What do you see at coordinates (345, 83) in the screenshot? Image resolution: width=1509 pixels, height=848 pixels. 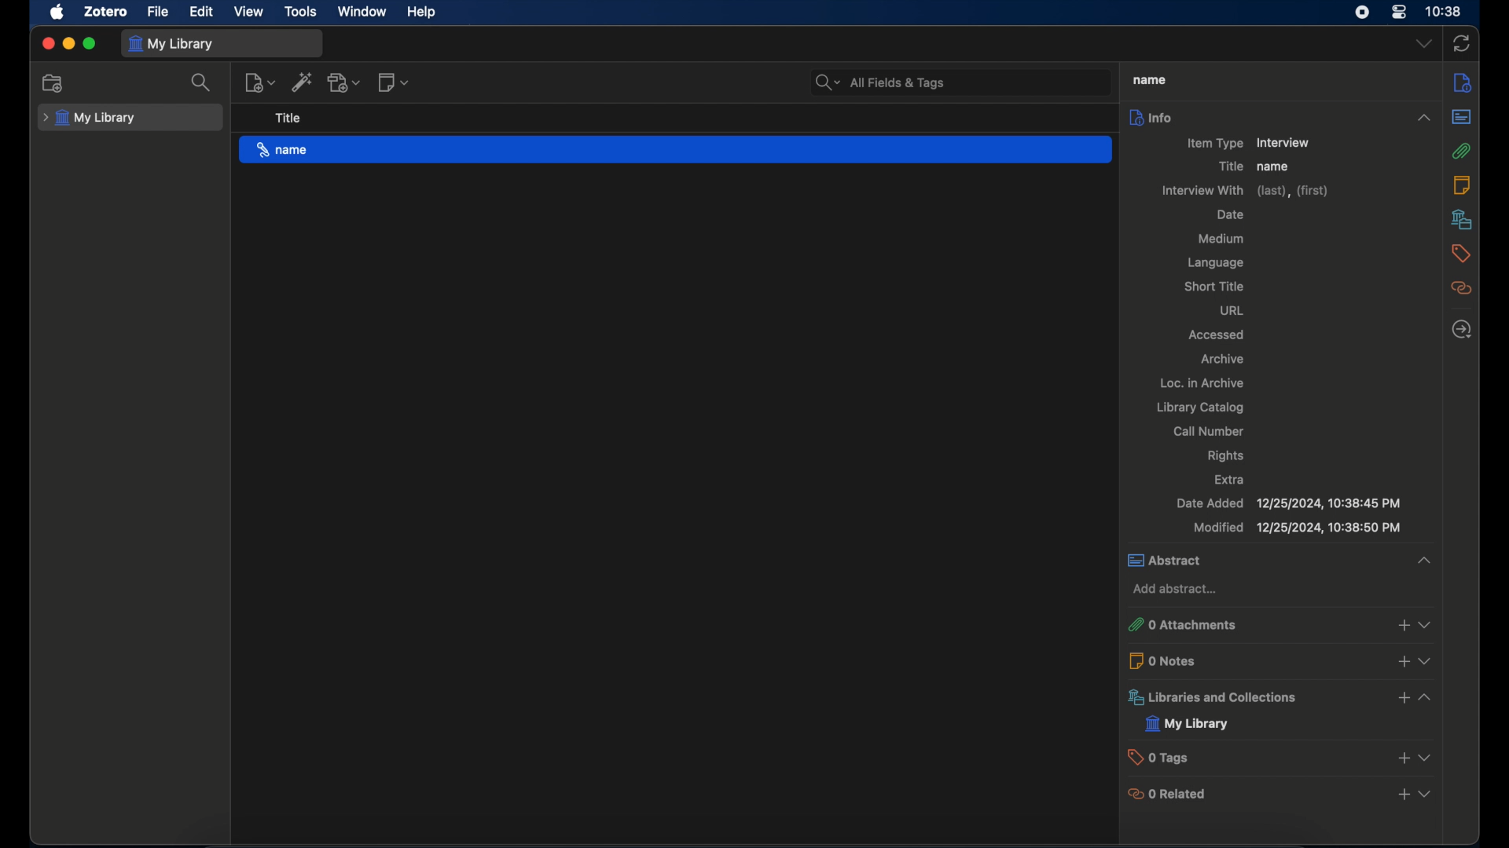 I see `add attachment` at bounding box center [345, 83].